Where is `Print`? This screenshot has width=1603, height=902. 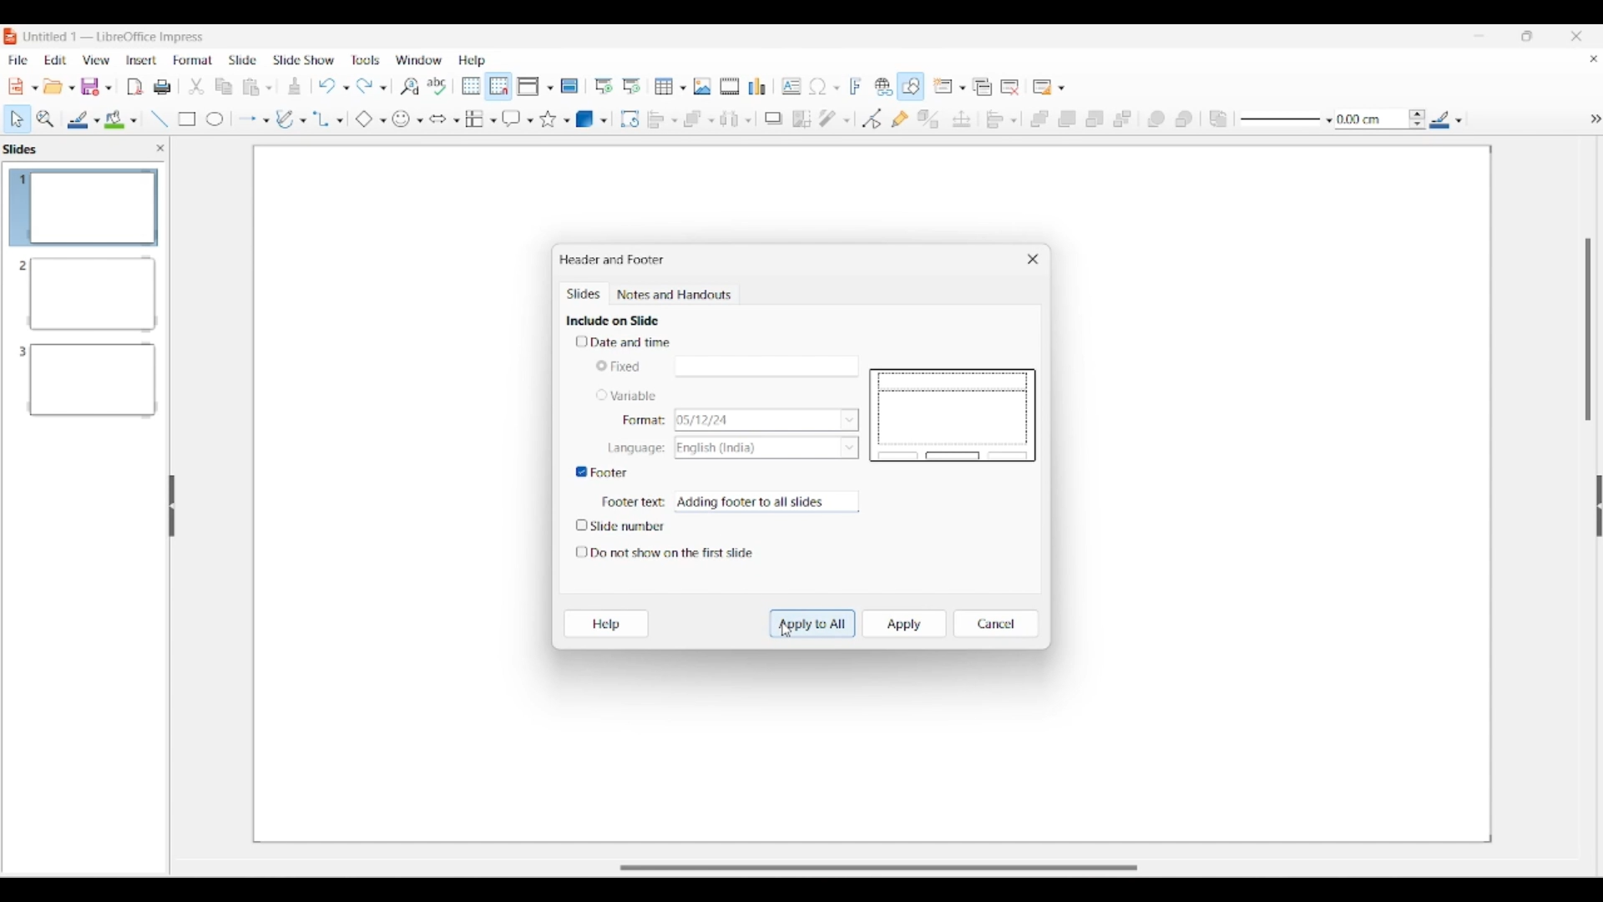
Print is located at coordinates (162, 85).